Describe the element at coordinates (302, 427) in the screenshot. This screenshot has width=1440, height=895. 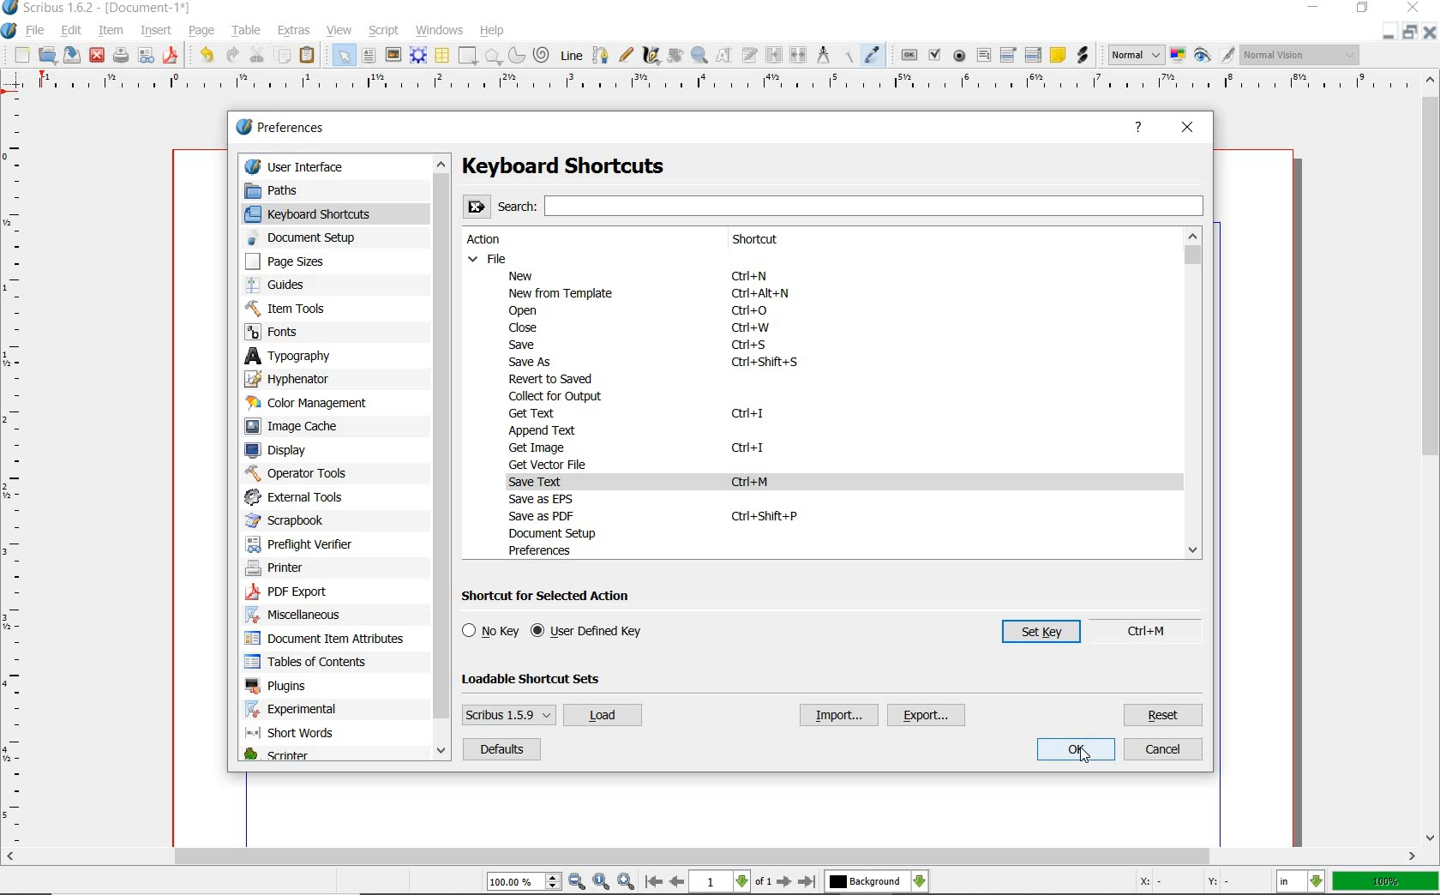
I see `image cache` at that location.